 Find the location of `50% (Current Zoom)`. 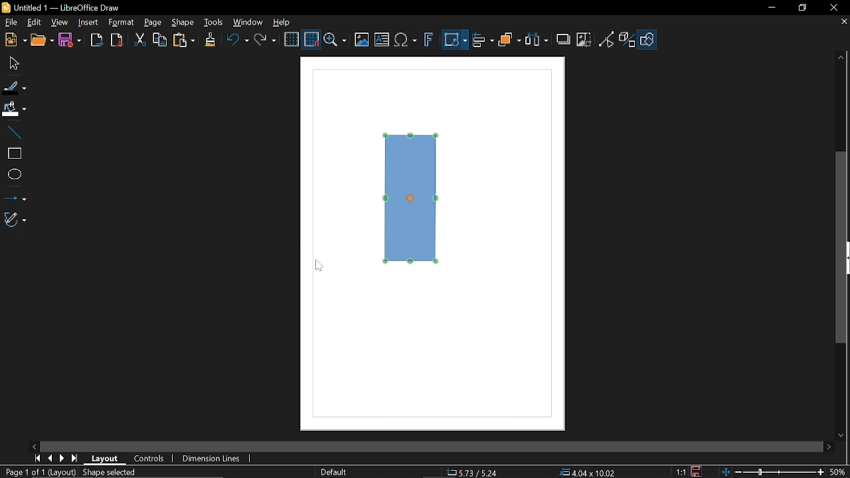

50% (Current Zoom) is located at coordinates (840, 471).